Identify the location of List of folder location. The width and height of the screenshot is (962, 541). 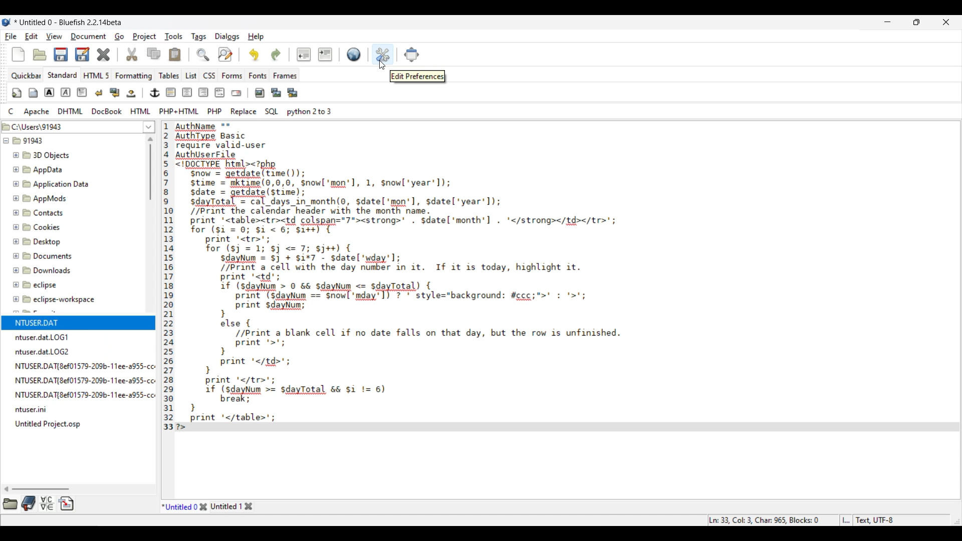
(149, 127).